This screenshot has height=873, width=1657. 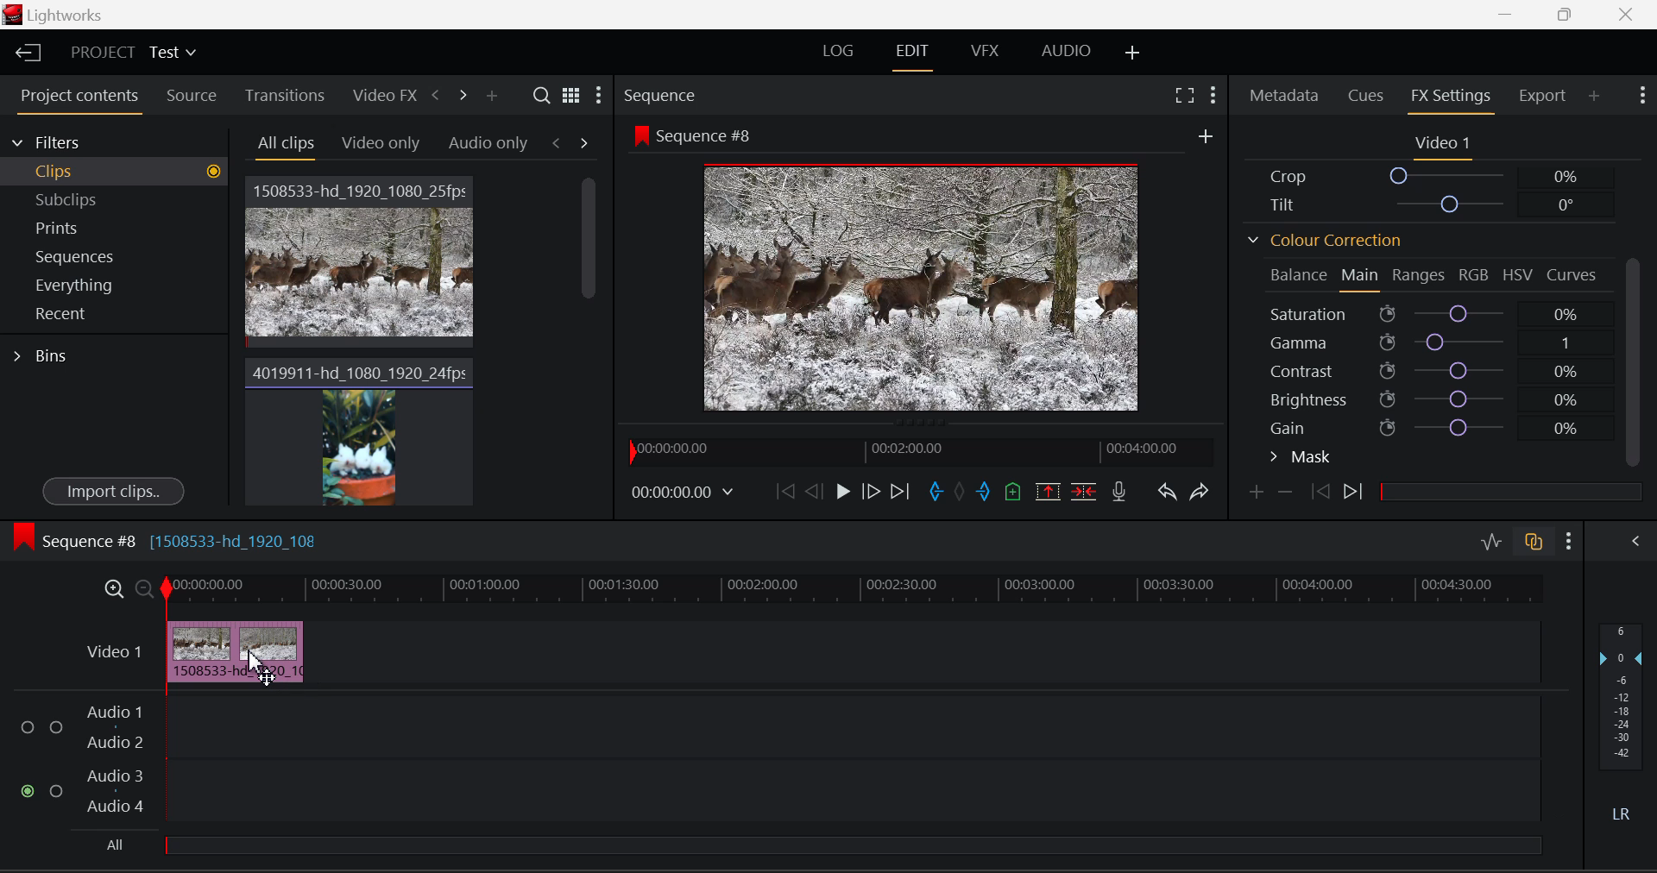 I want to click on EDIT, so click(x=917, y=54).